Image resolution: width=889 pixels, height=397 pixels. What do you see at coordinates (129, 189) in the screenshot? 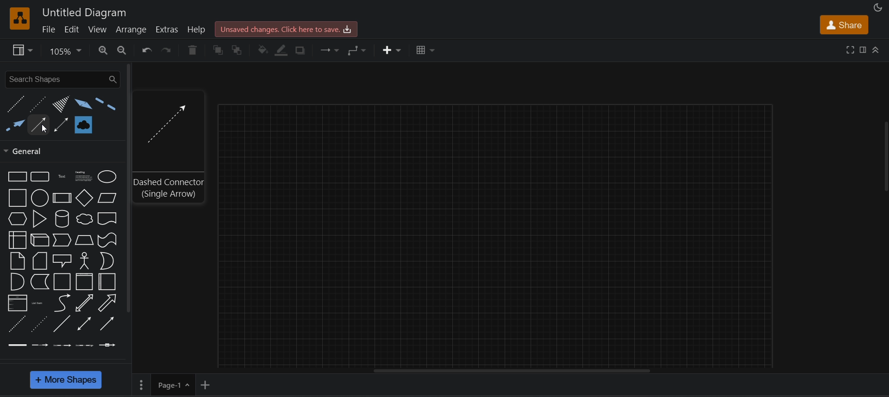
I see `vertical scroll bar` at bounding box center [129, 189].